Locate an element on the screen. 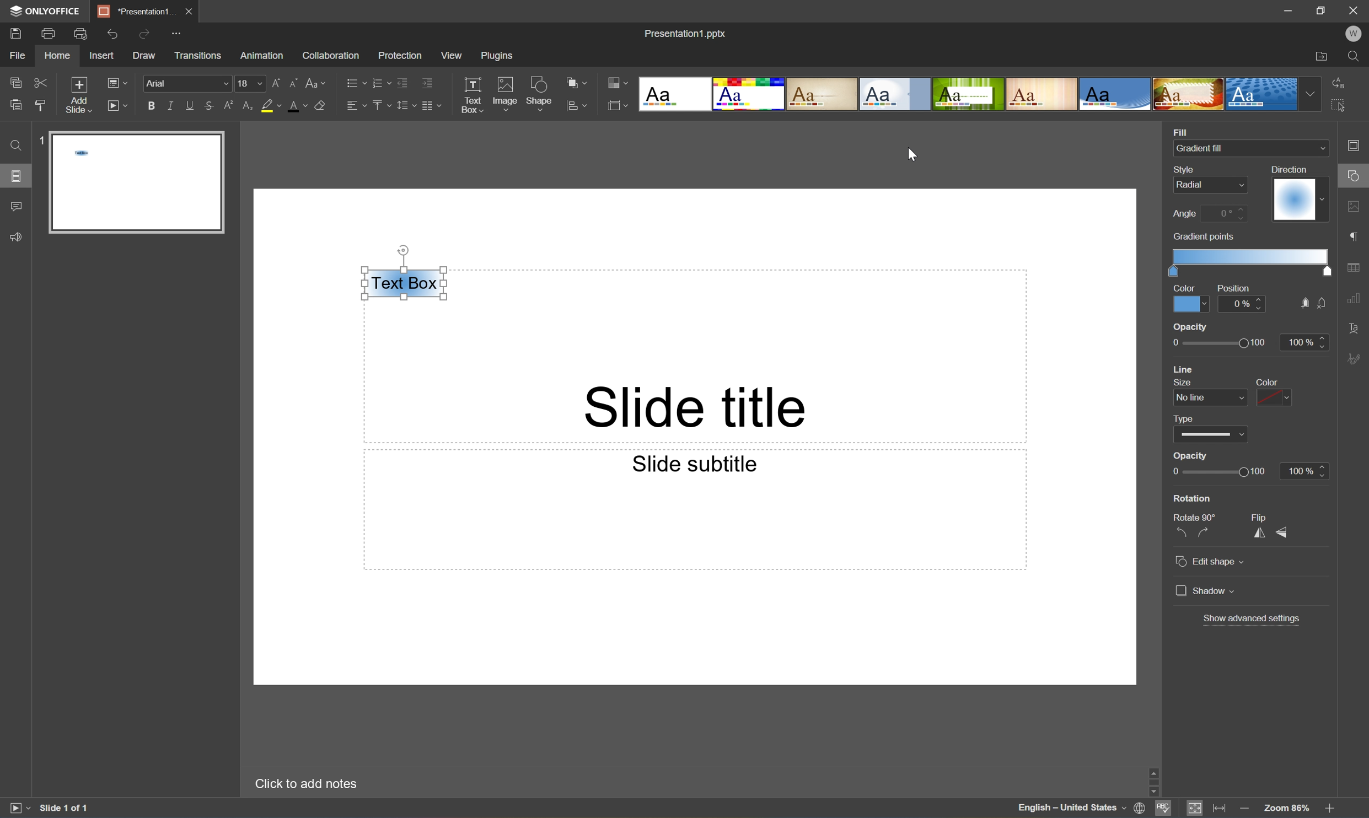 The height and width of the screenshot is (818, 1369). spell checking is located at coordinates (1167, 808).